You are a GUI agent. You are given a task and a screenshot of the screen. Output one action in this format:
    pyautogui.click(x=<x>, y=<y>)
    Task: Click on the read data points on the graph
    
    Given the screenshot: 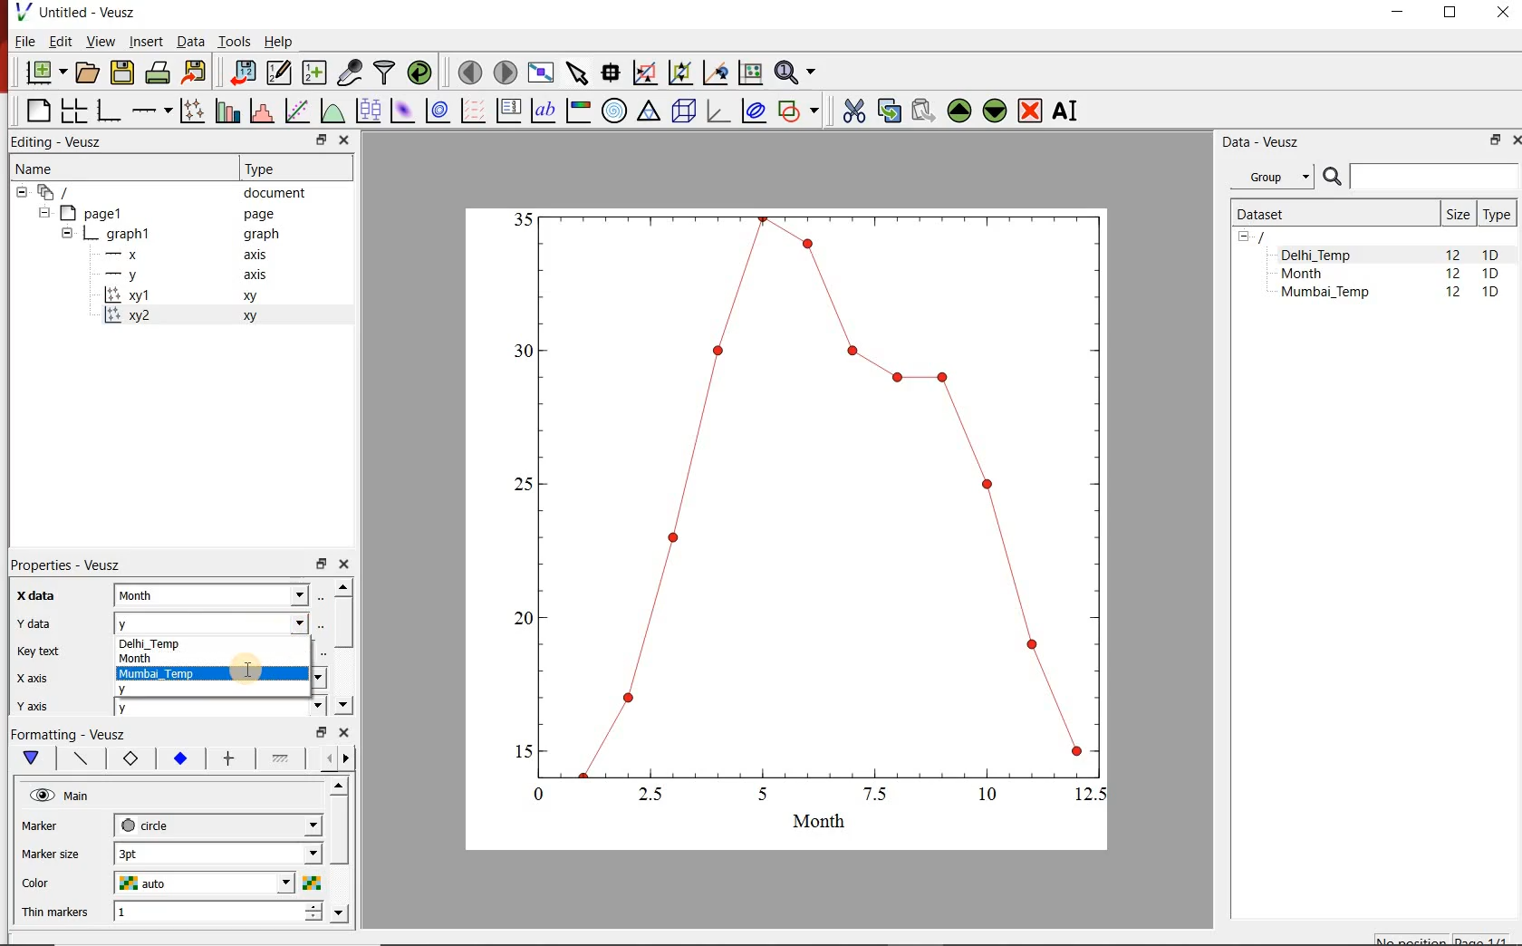 What is the action you would take?
    pyautogui.click(x=611, y=72)
    